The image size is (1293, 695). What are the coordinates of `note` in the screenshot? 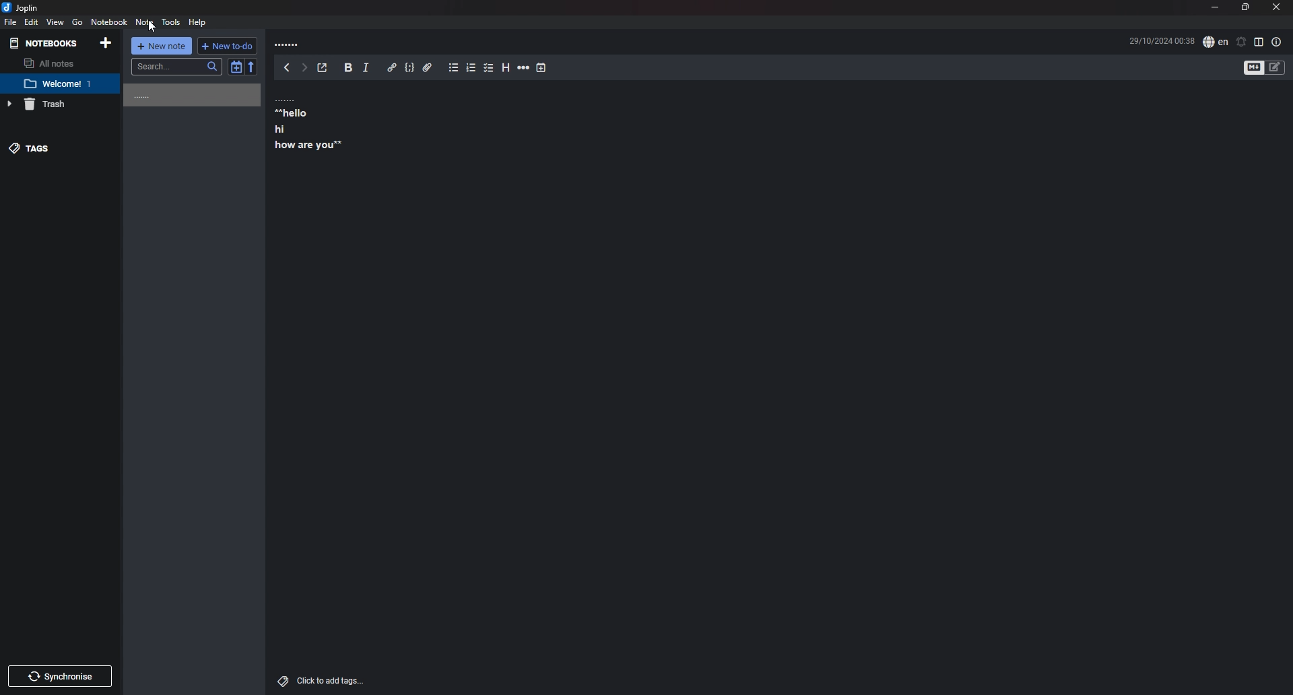 It's located at (321, 125).